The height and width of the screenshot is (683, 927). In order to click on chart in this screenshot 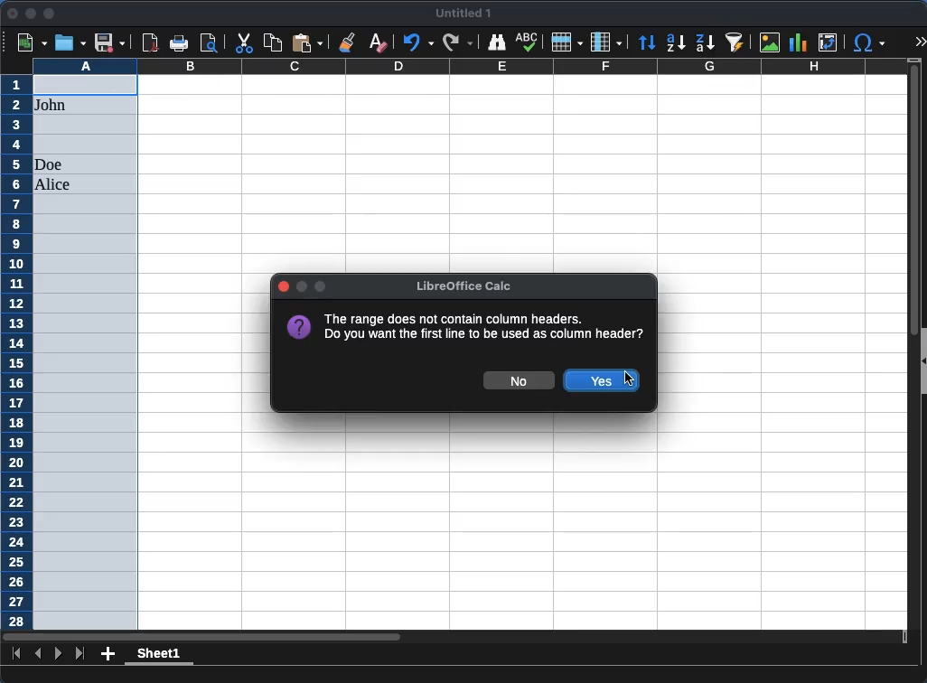, I will do `click(798, 42)`.